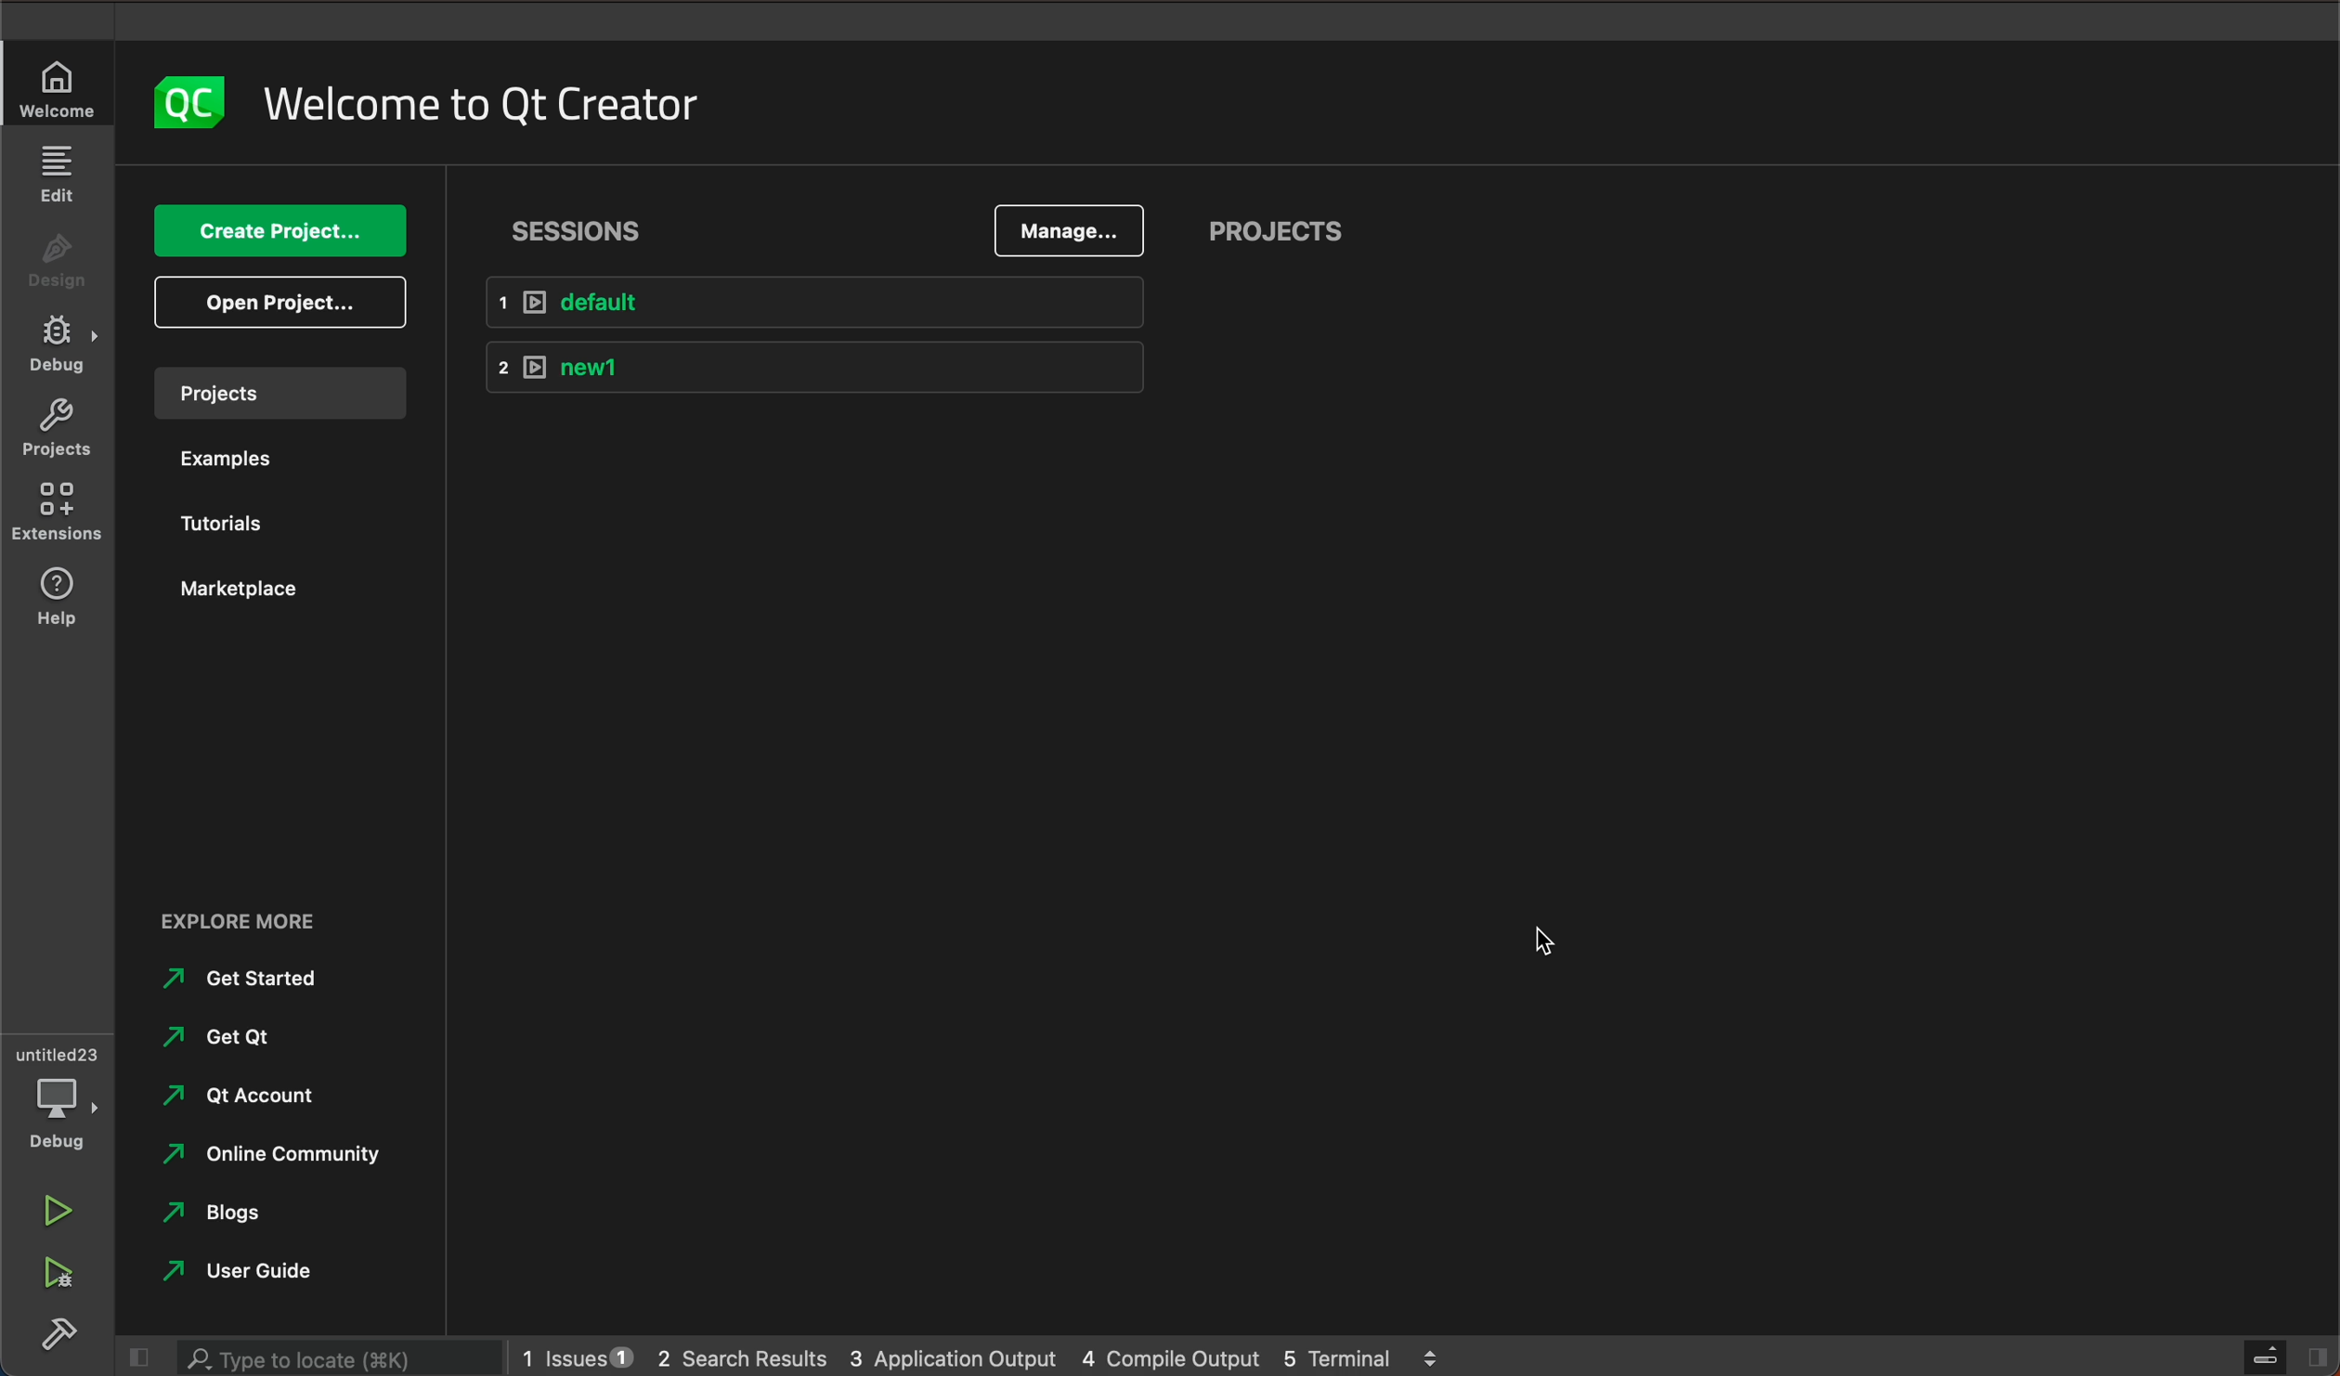 Image resolution: width=2340 pixels, height=1376 pixels. I want to click on project, so click(279, 391).